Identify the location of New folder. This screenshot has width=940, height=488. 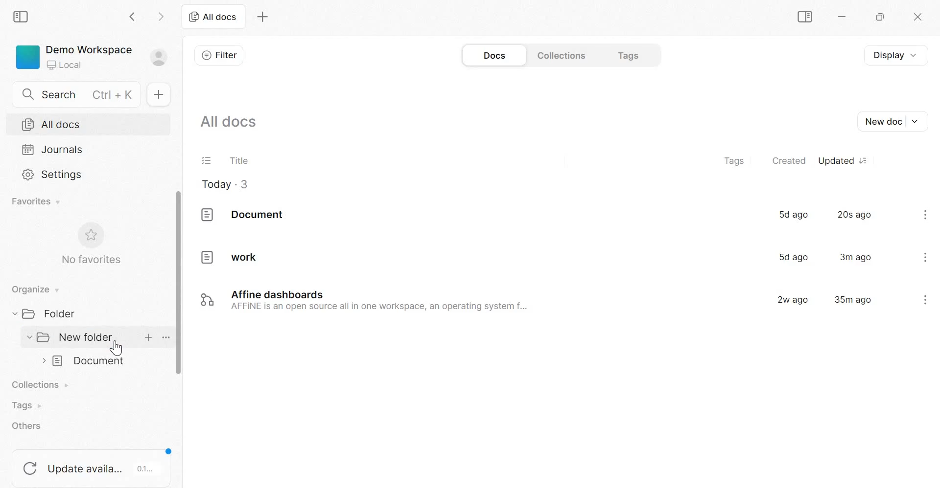
(74, 337).